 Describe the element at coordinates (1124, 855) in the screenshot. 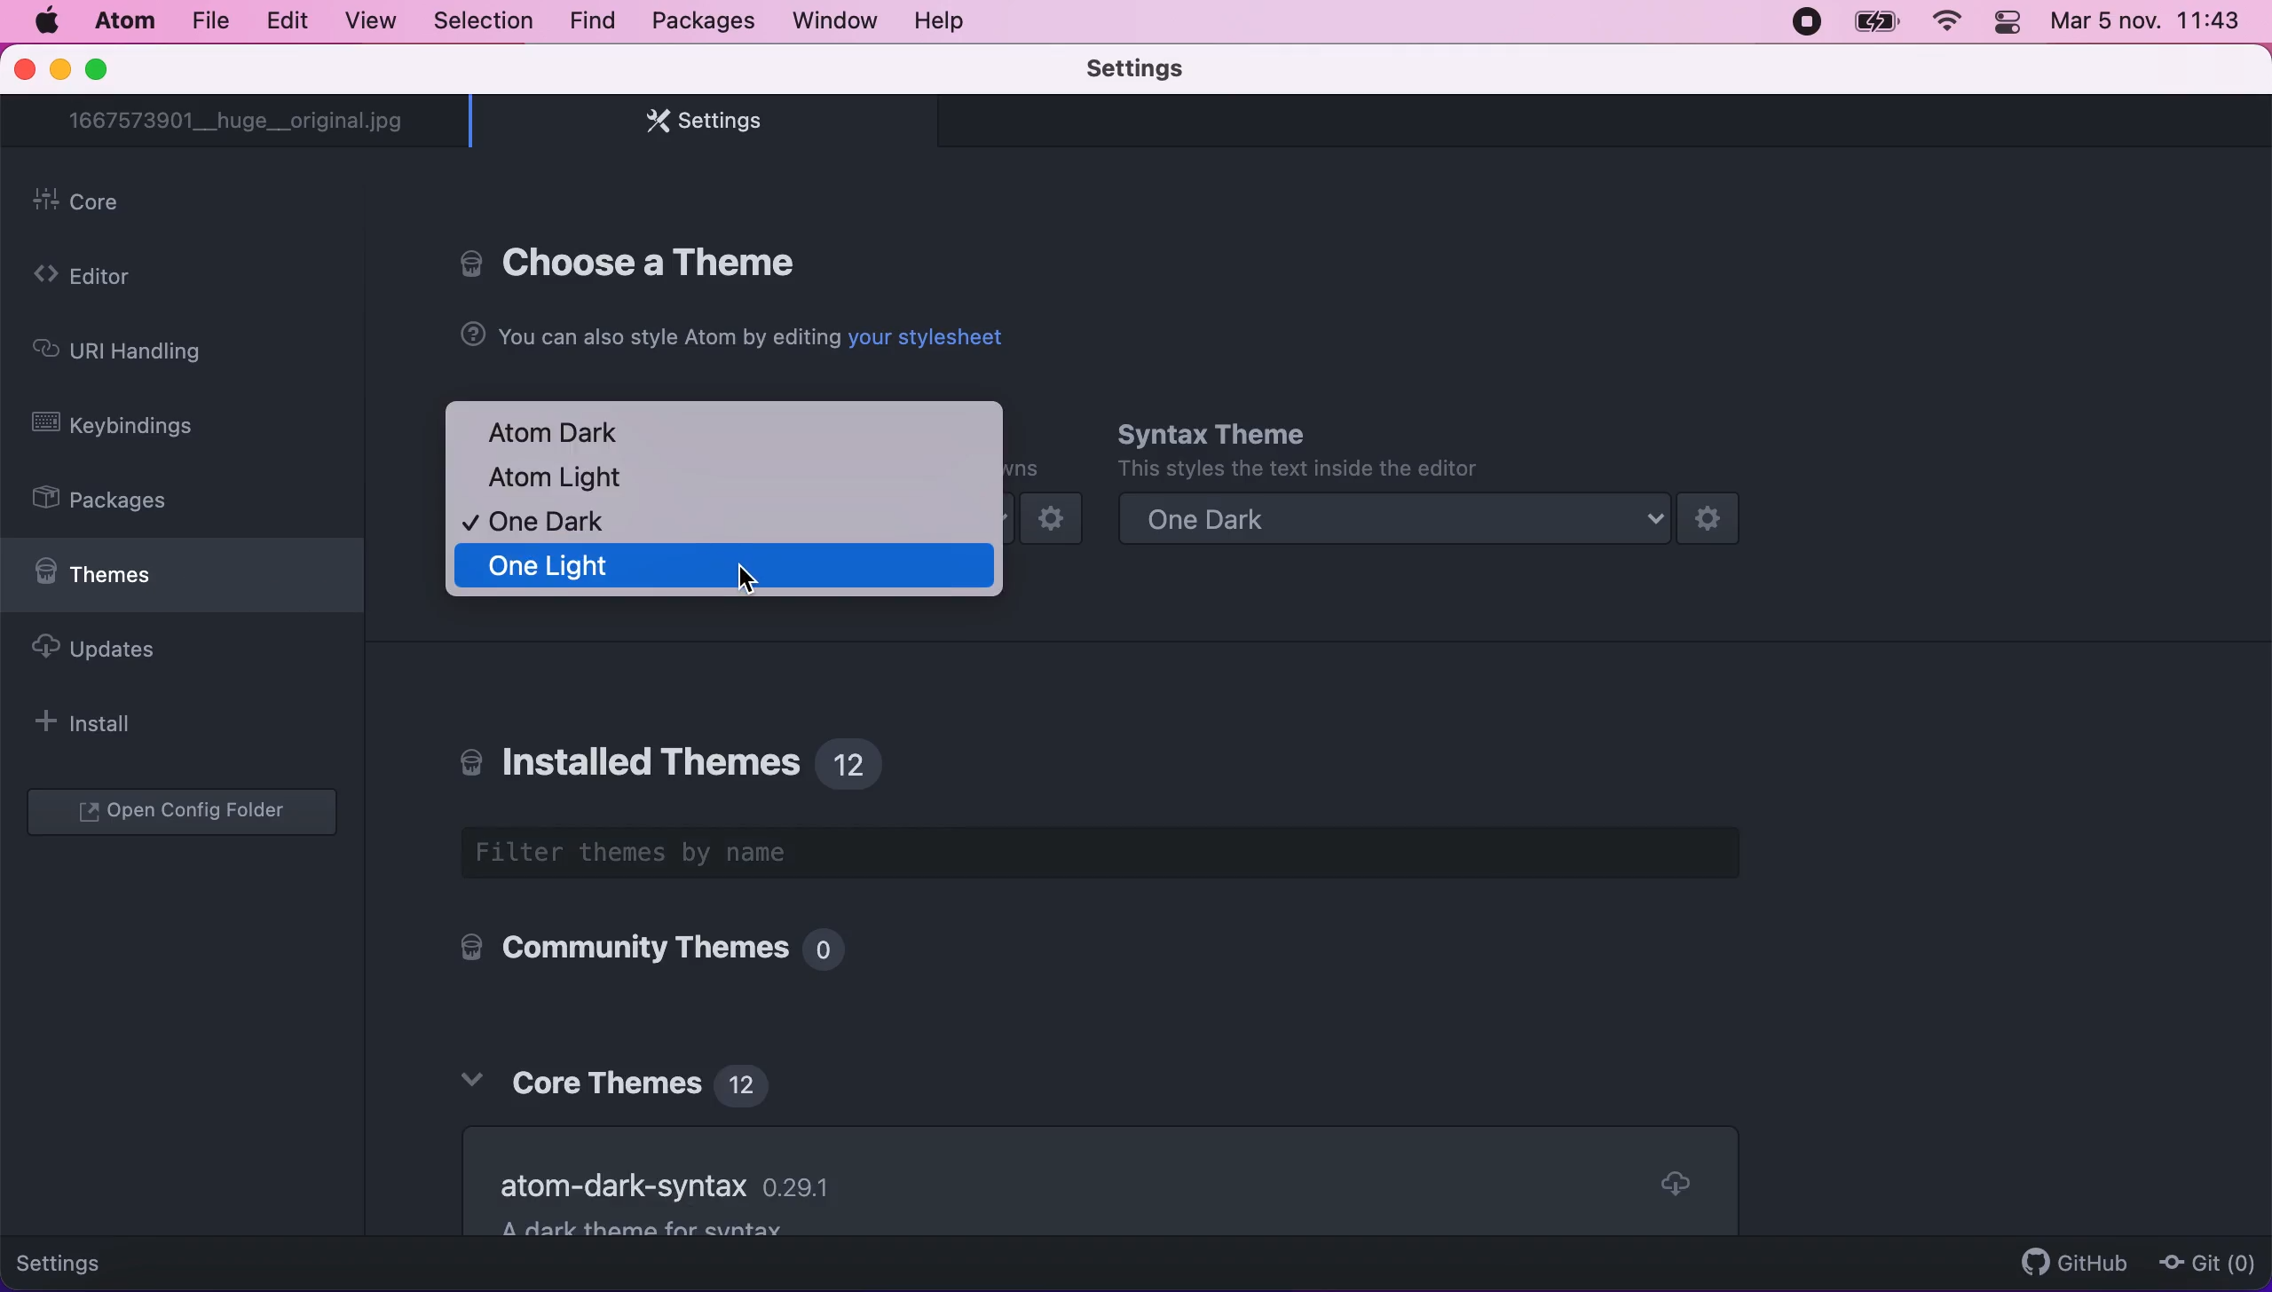

I see `filter themes by name` at that location.